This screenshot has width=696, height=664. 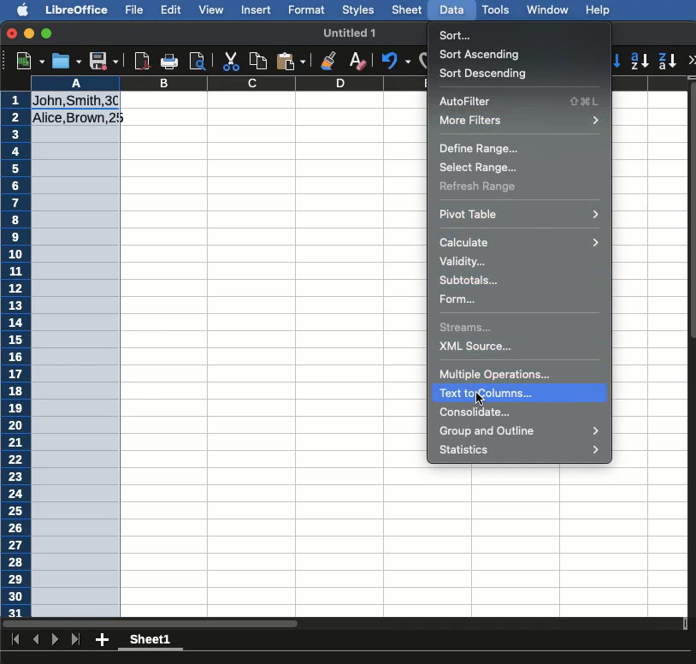 I want to click on Insert, so click(x=257, y=12).